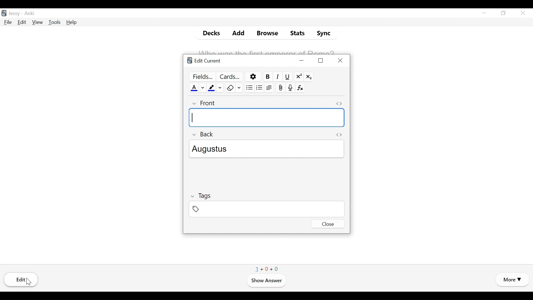 The width and height of the screenshot is (533, 300). What do you see at coordinates (299, 76) in the screenshot?
I see `Superscript` at bounding box center [299, 76].